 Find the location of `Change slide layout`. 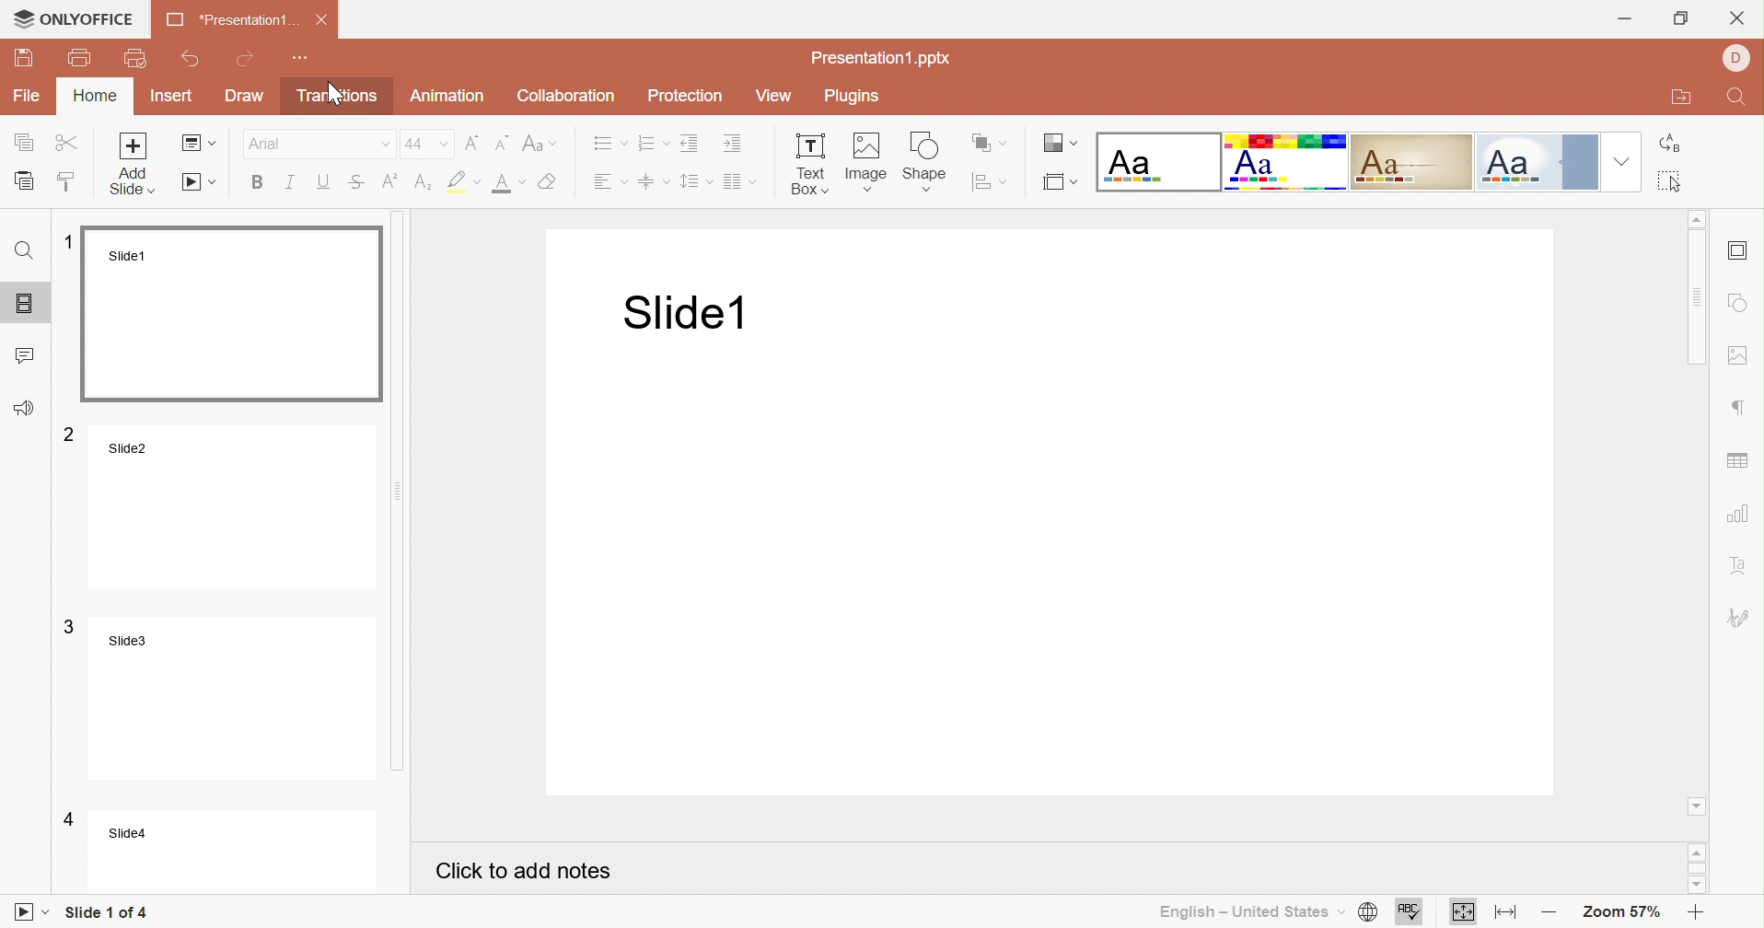

Change slide layout is located at coordinates (199, 144).